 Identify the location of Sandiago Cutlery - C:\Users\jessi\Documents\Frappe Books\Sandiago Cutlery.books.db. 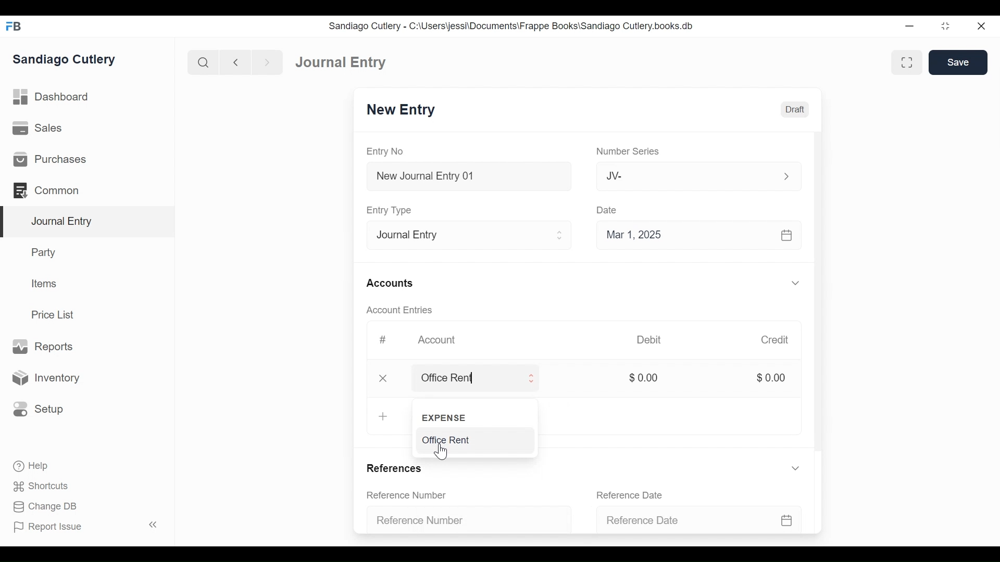
(514, 25).